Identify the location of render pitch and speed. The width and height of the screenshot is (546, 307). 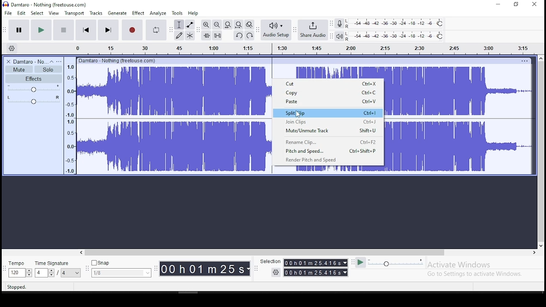
(312, 159).